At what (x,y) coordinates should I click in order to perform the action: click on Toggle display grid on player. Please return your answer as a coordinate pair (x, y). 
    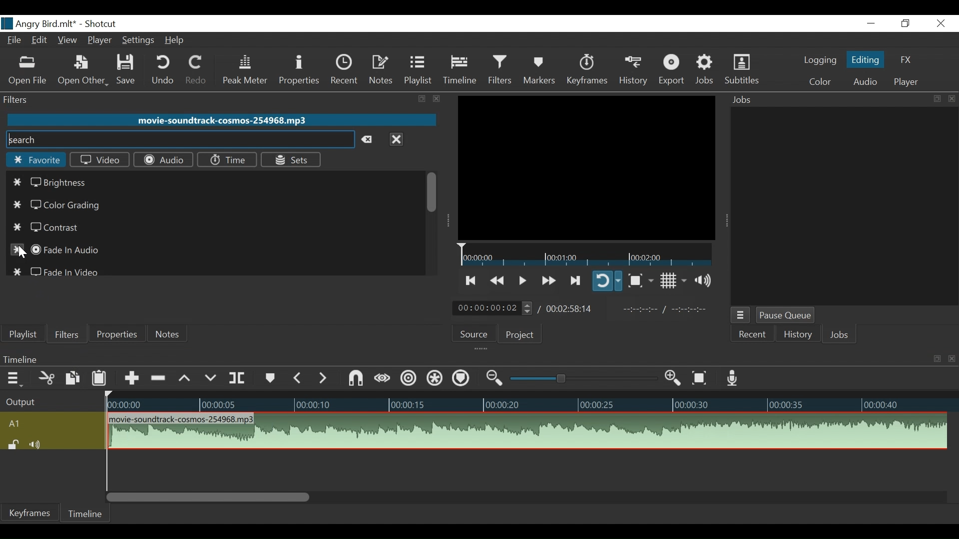
    Looking at the image, I should click on (673, 281).